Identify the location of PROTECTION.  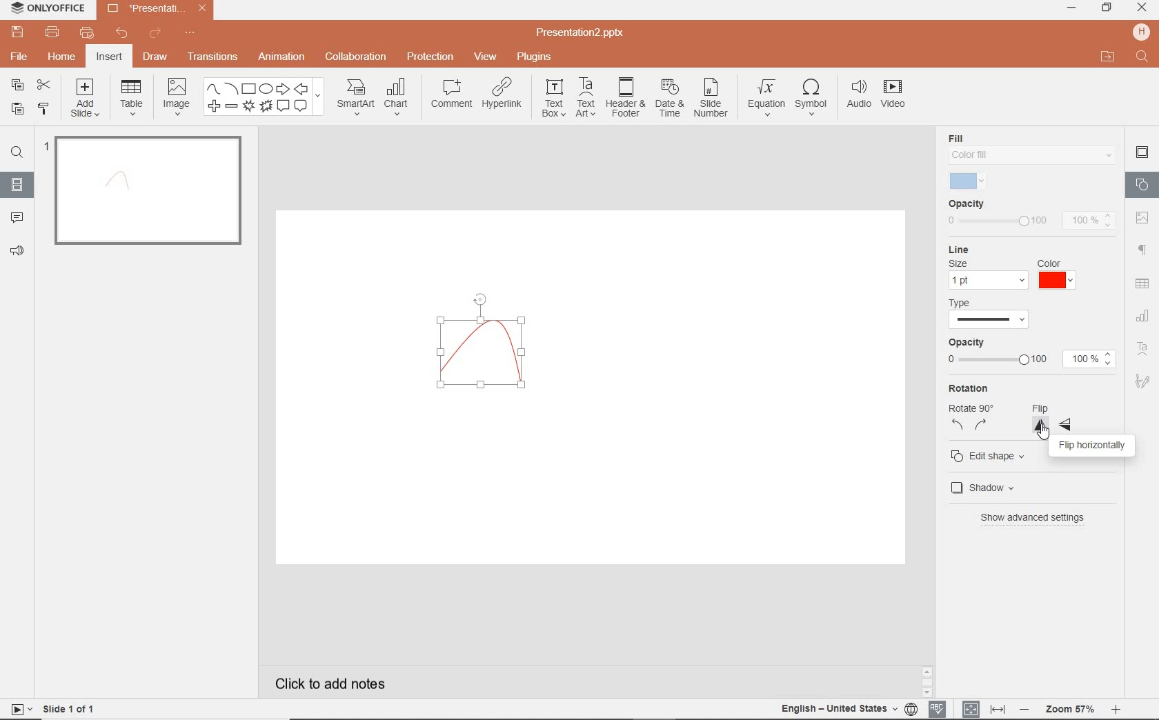
(430, 57).